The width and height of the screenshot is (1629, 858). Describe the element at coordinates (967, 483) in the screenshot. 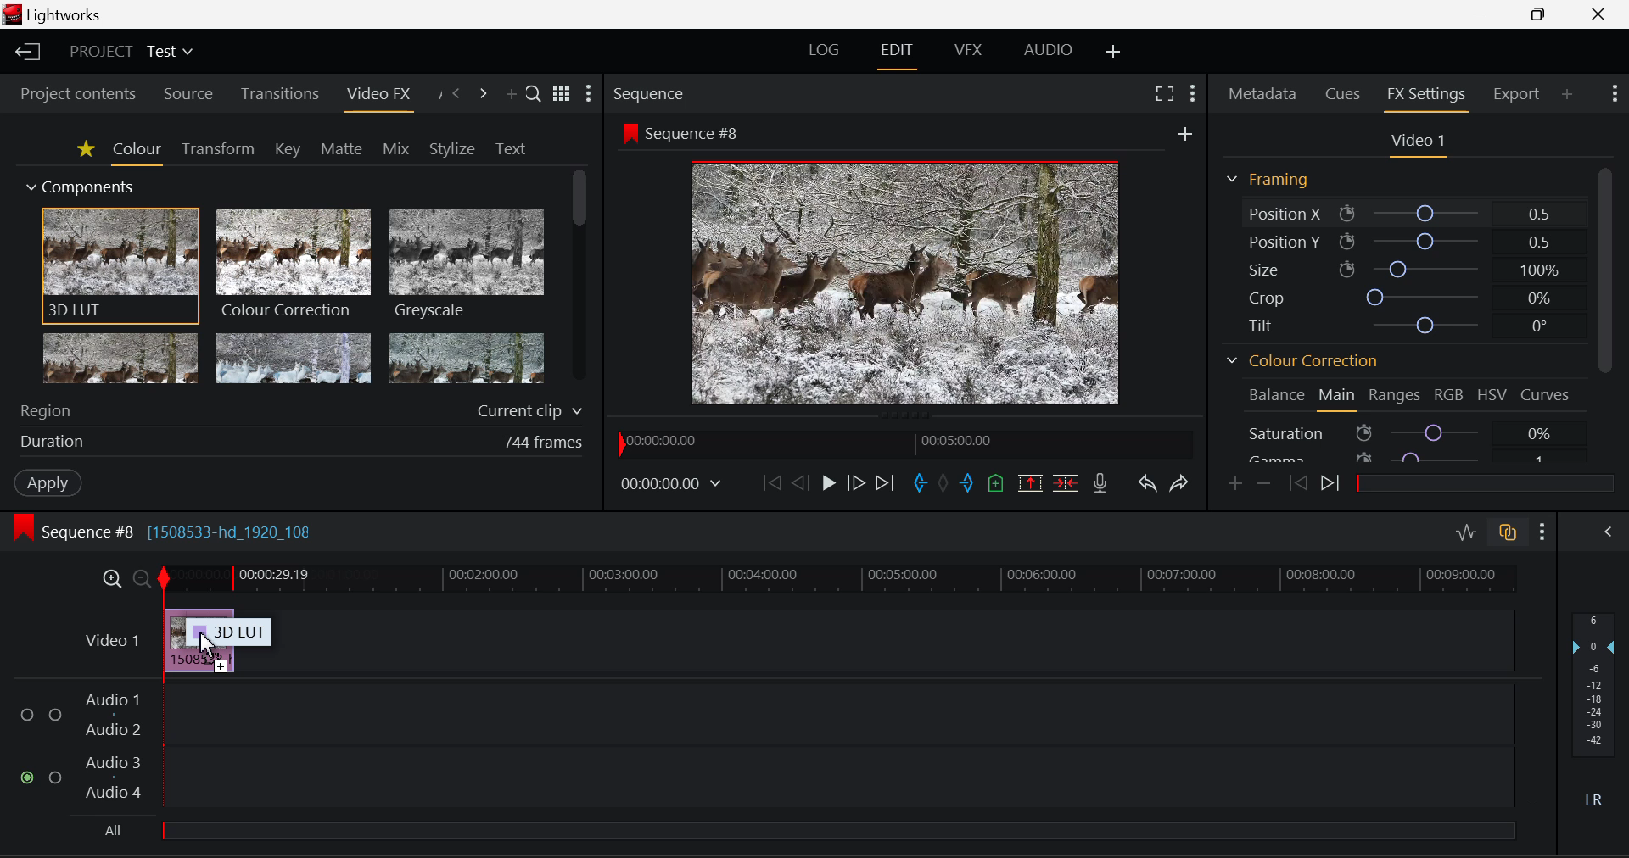

I see `Mark Out` at that location.